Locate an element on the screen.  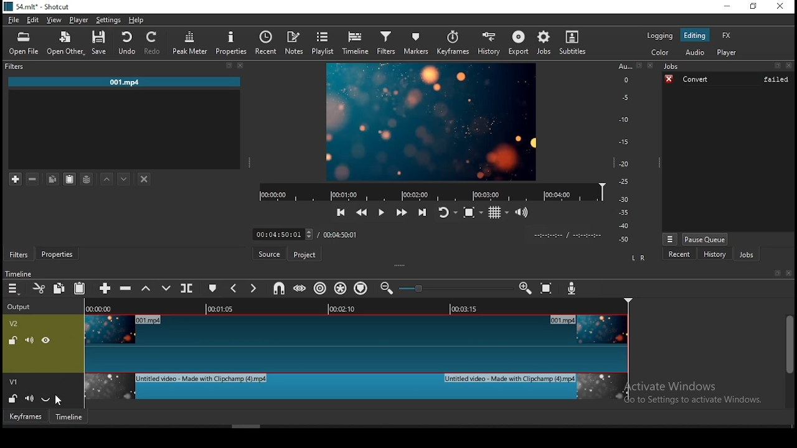
toggle player looping is located at coordinates (446, 213).